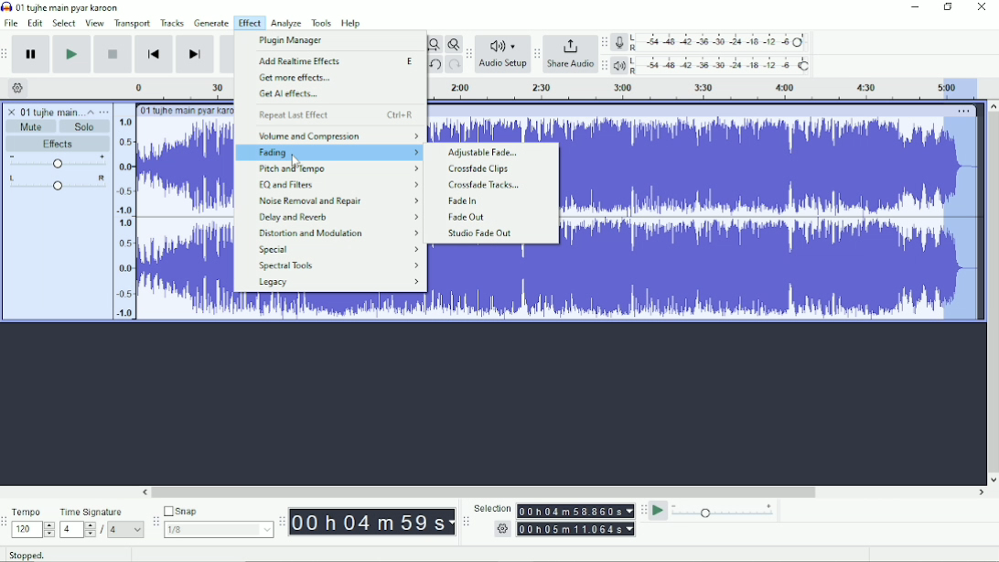  I want to click on /, so click(102, 530).